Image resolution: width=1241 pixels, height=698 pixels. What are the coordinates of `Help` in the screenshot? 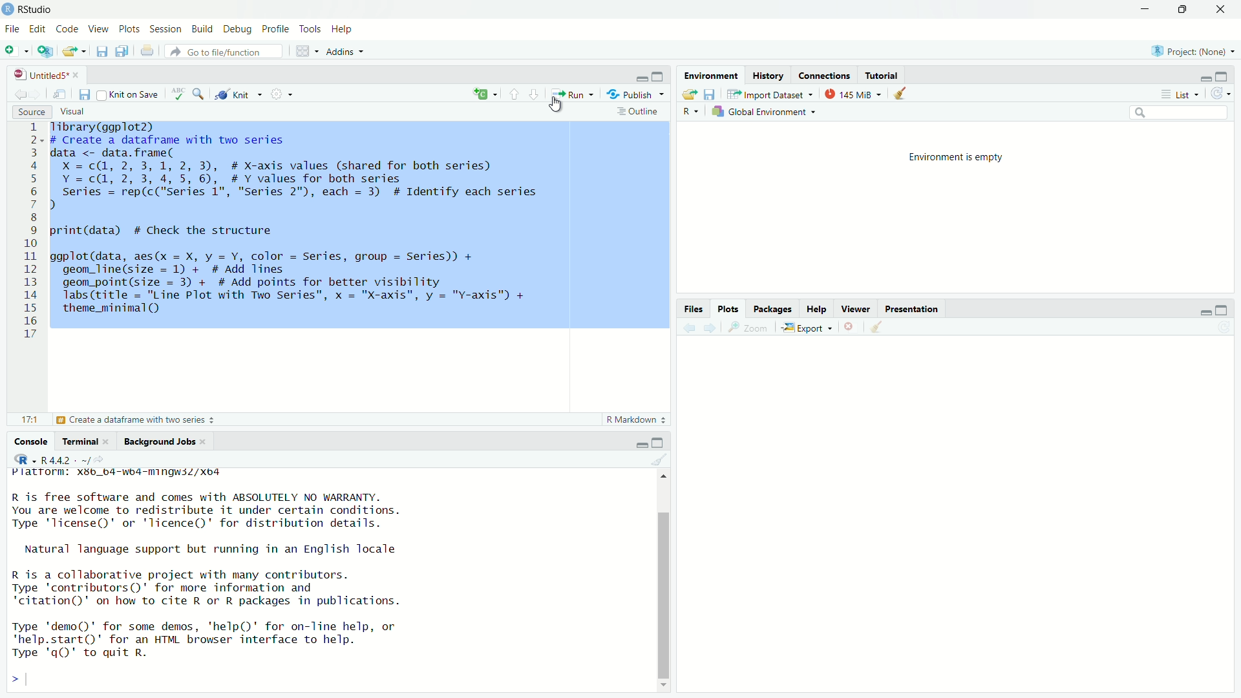 It's located at (815, 308).